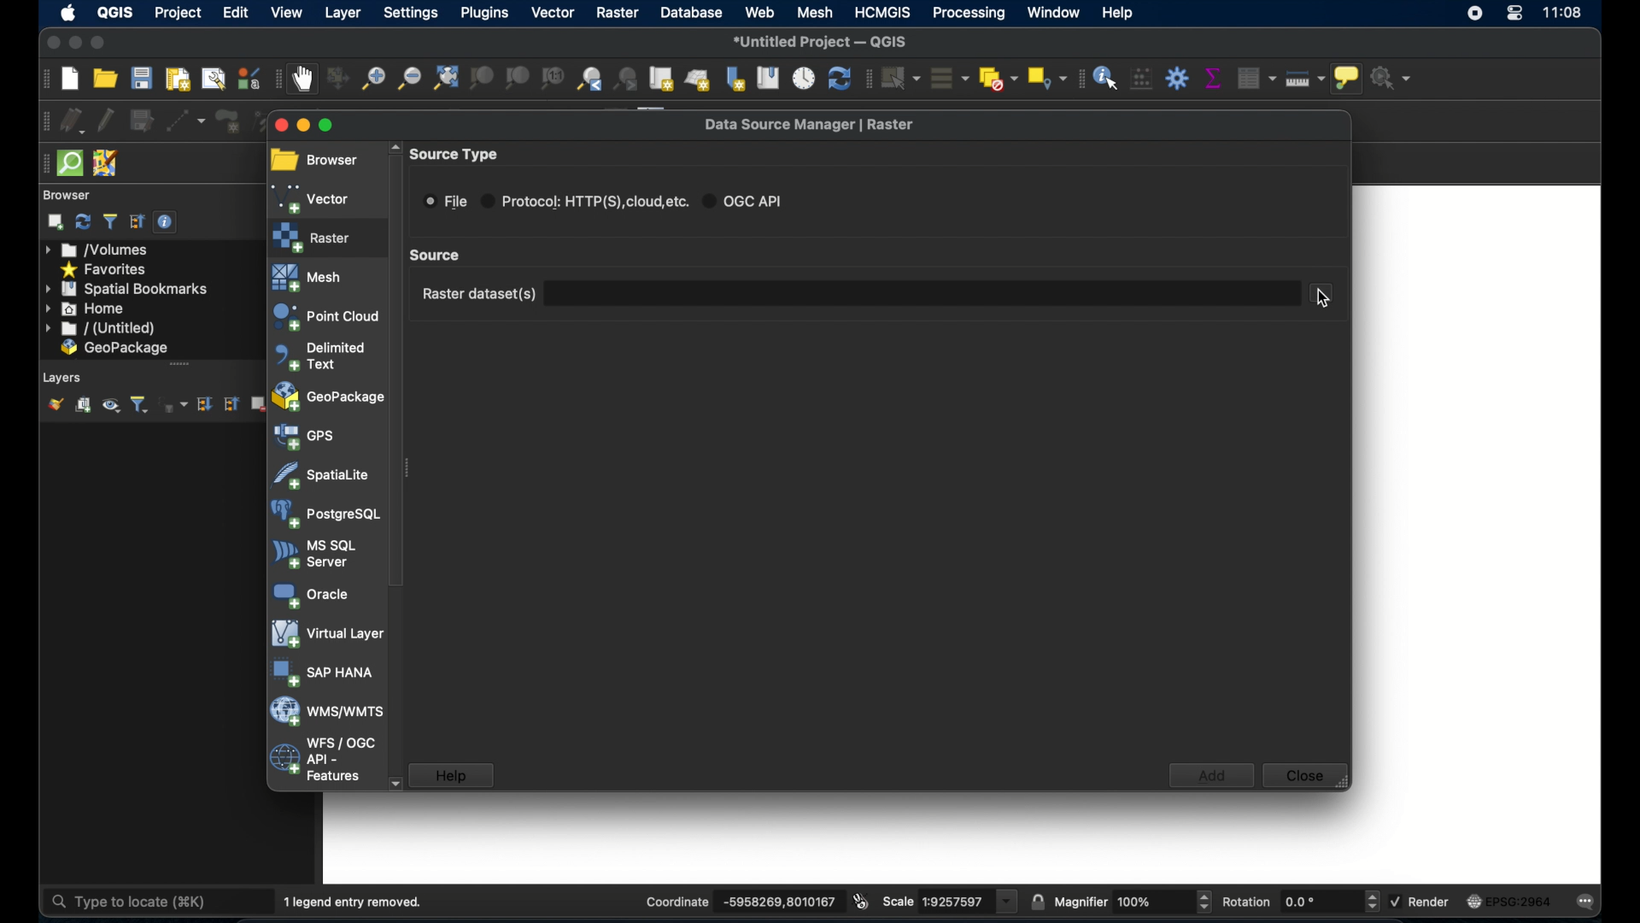 The image size is (1640, 923). Describe the element at coordinates (1008, 902) in the screenshot. I see `dropdown` at that location.